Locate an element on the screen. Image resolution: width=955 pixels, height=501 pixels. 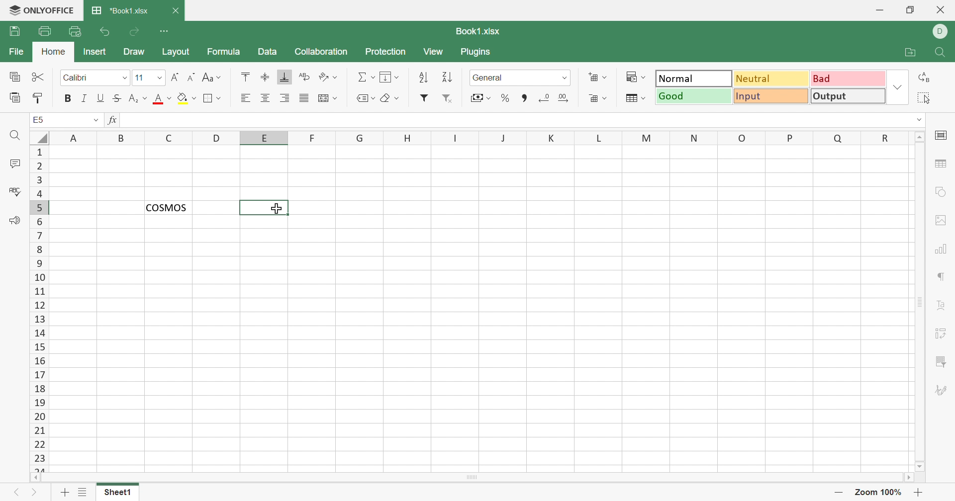
Justified is located at coordinates (304, 99).